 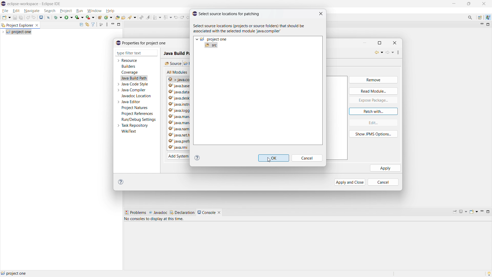 What do you see at coordinates (139, 120) in the screenshot?
I see `run/debug settings` at bounding box center [139, 120].